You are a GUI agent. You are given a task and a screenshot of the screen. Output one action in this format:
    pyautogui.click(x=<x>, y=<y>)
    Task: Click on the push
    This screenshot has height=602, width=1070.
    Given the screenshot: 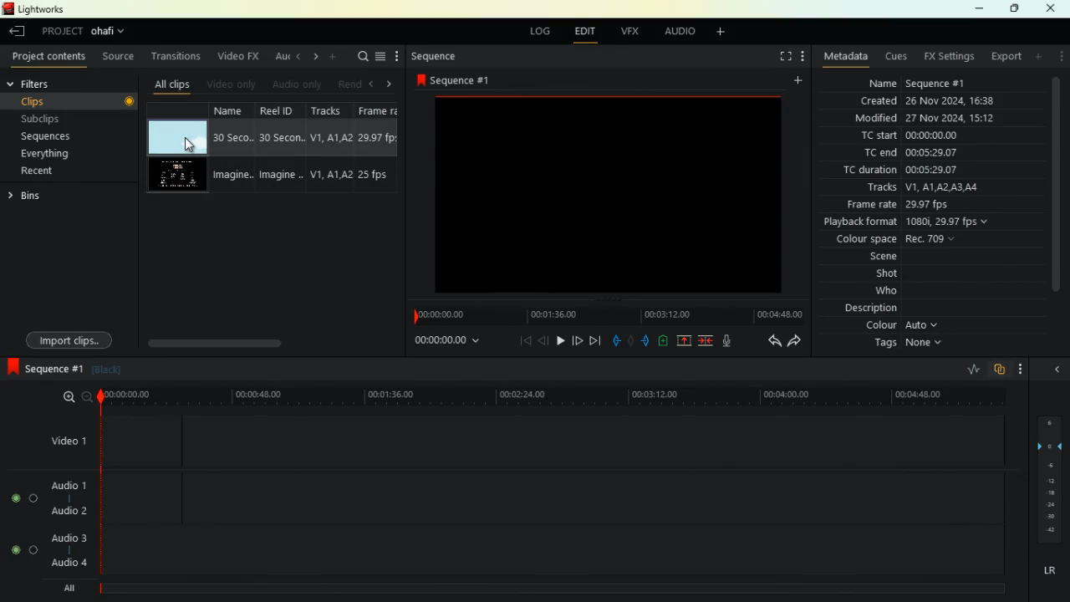 What is the action you would take?
    pyautogui.click(x=645, y=342)
    